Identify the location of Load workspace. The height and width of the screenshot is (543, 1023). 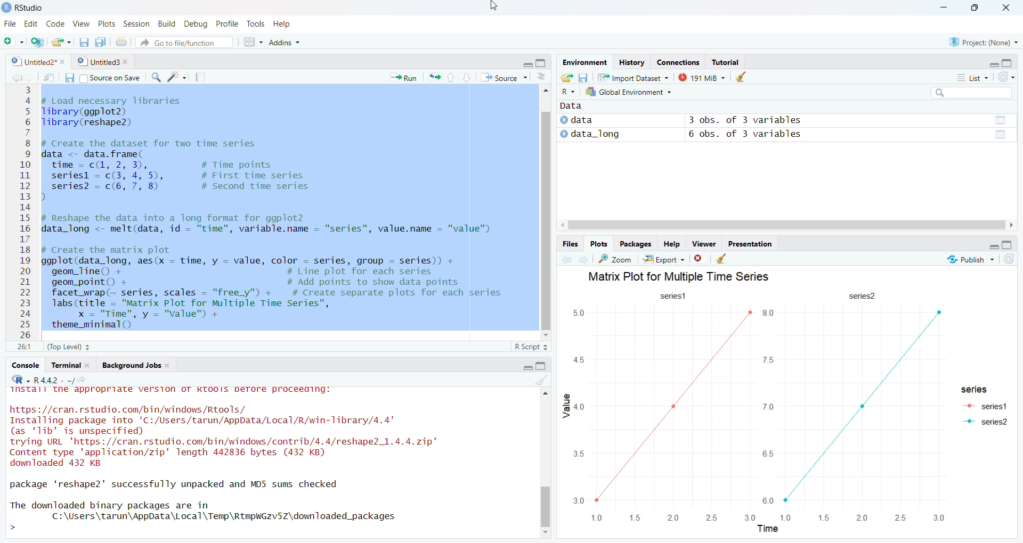
(567, 77).